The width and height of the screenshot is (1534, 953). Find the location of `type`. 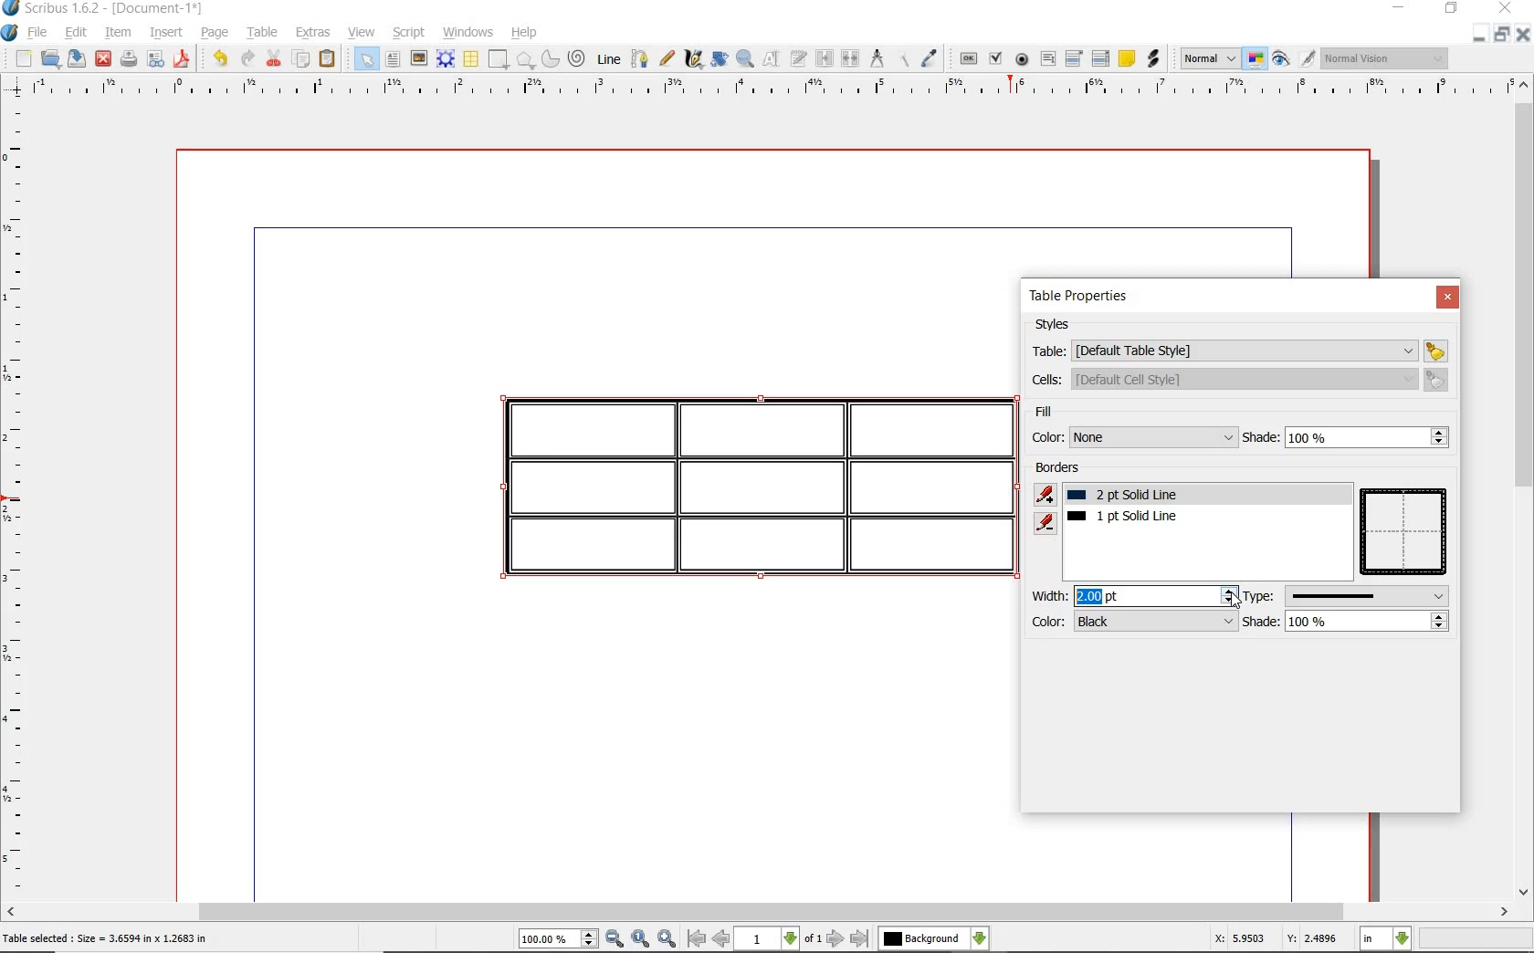

type is located at coordinates (1350, 595).